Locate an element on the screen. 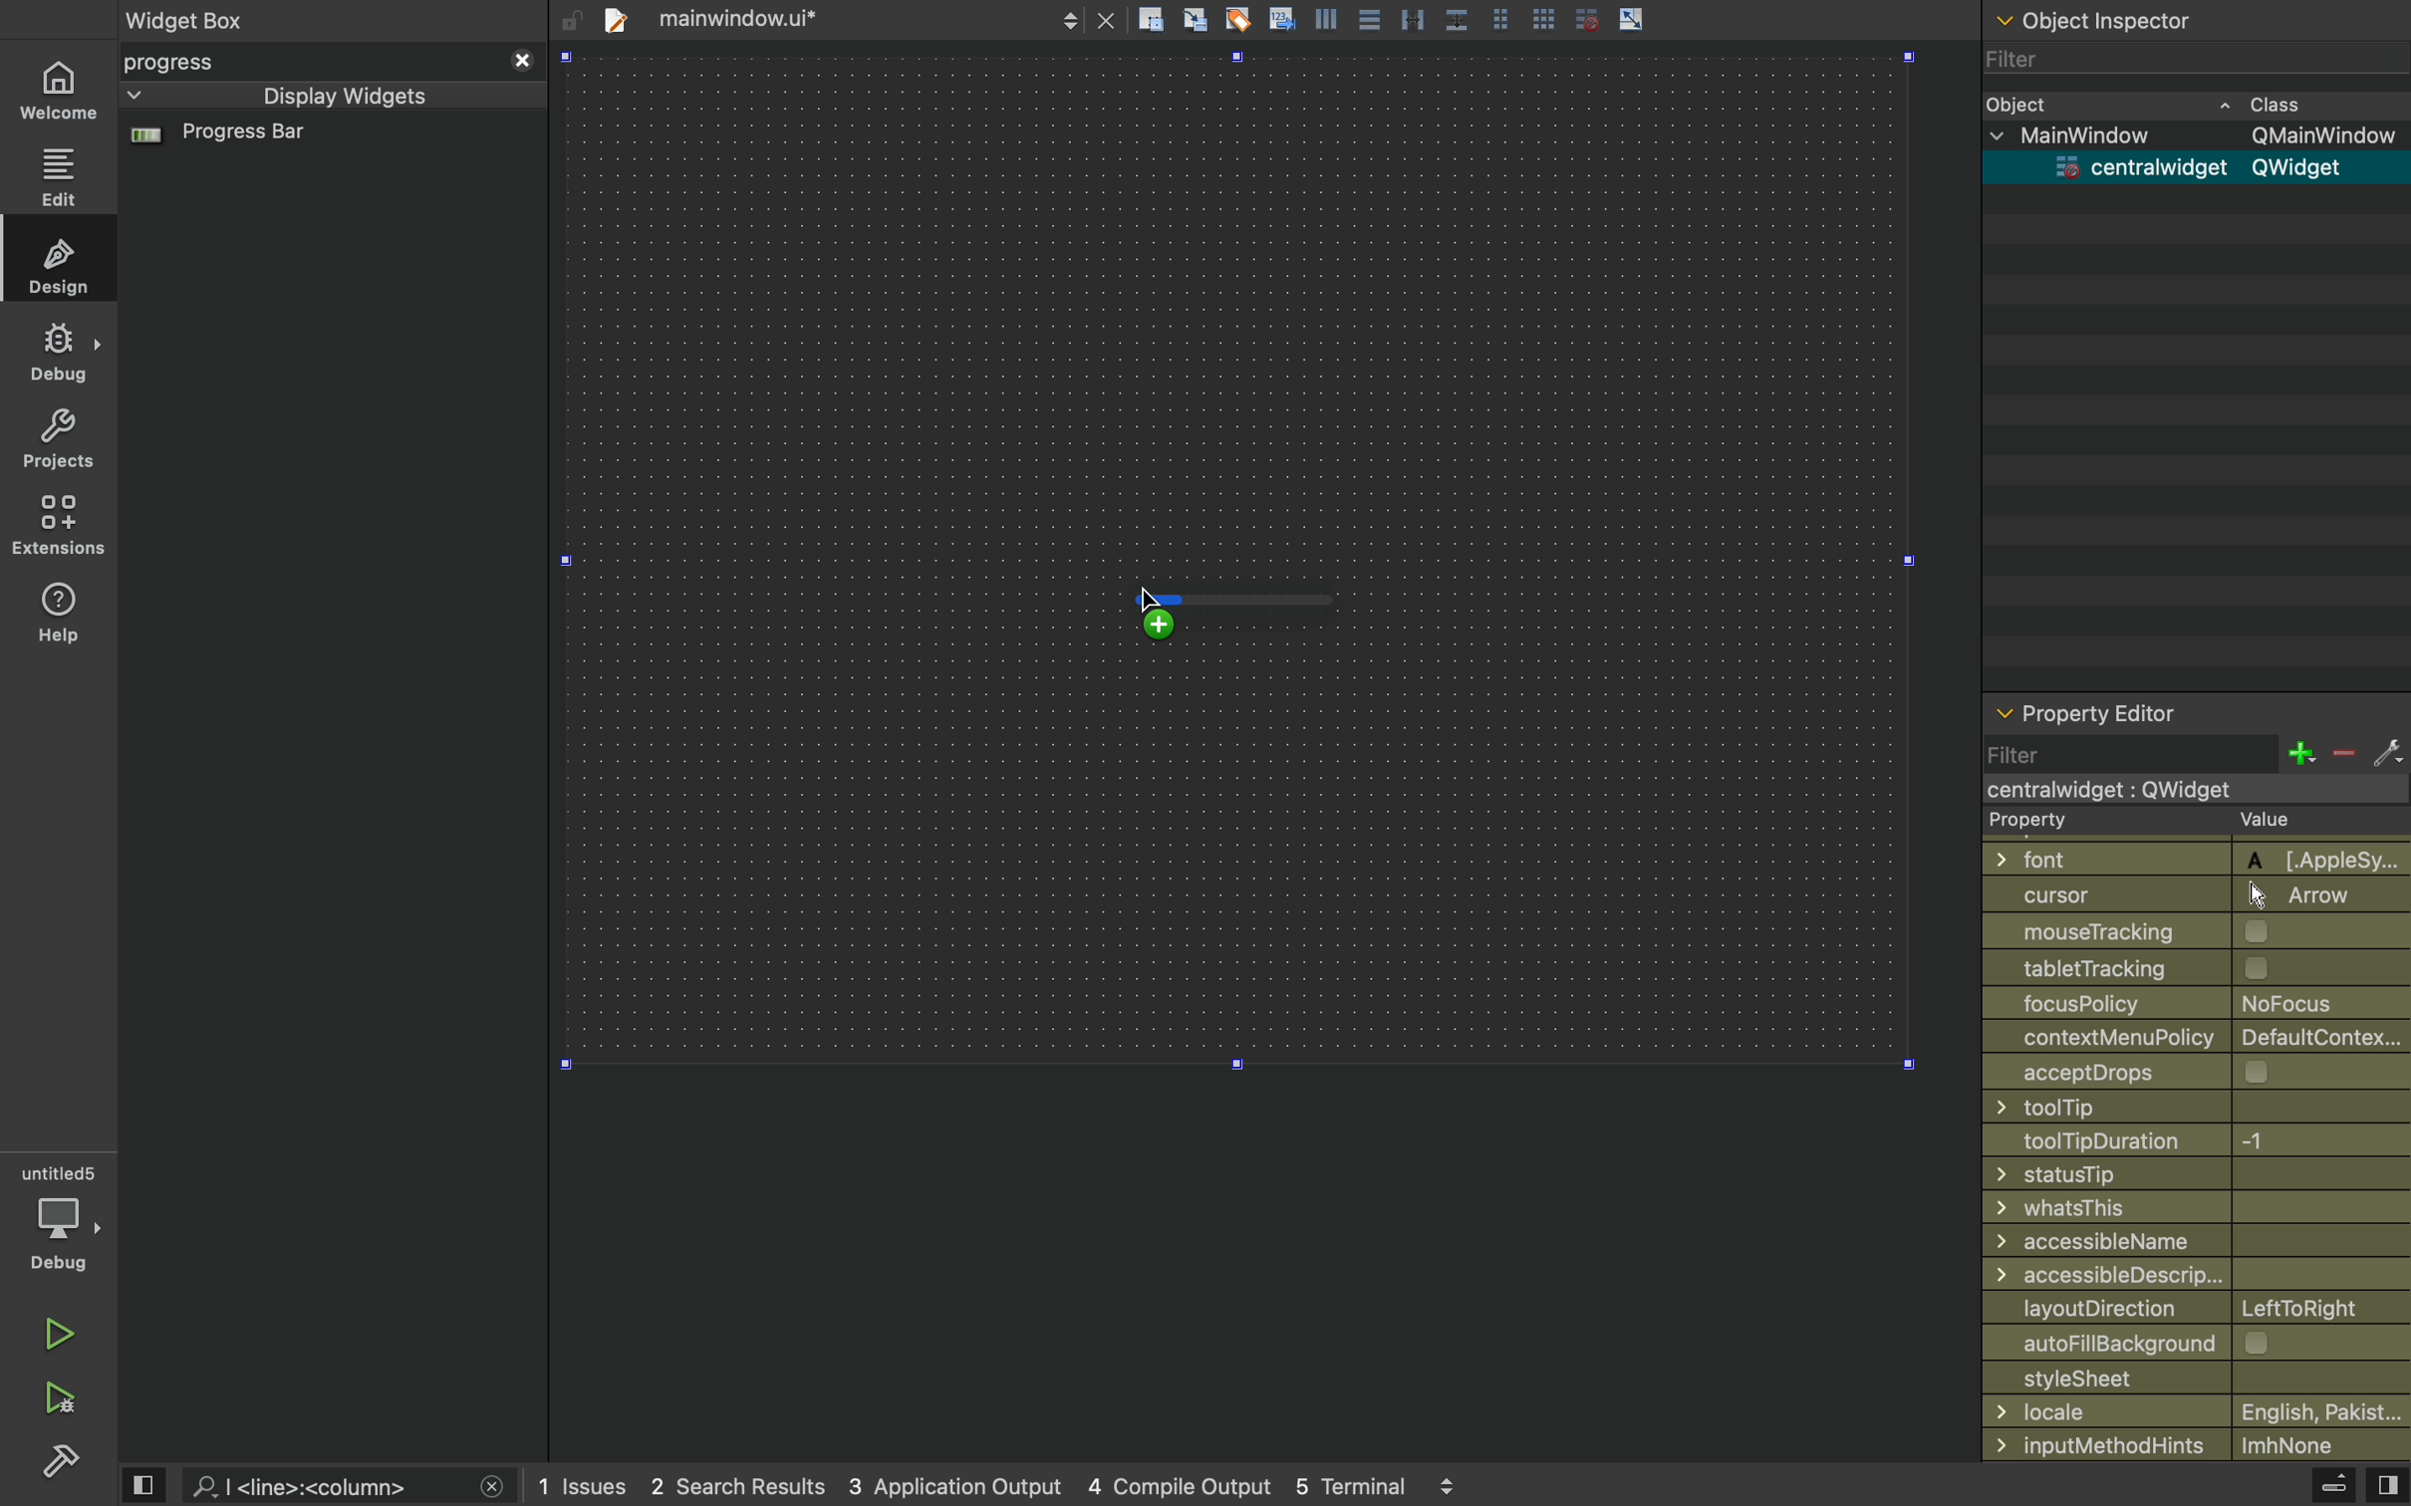 The image size is (2411, 1506). font is located at coordinates (2186, 857).